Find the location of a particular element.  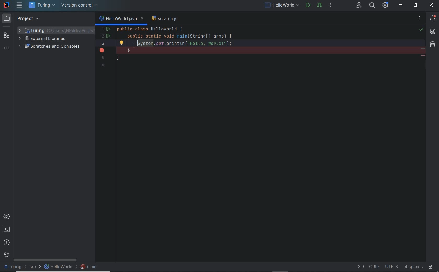

version control is located at coordinates (79, 5).